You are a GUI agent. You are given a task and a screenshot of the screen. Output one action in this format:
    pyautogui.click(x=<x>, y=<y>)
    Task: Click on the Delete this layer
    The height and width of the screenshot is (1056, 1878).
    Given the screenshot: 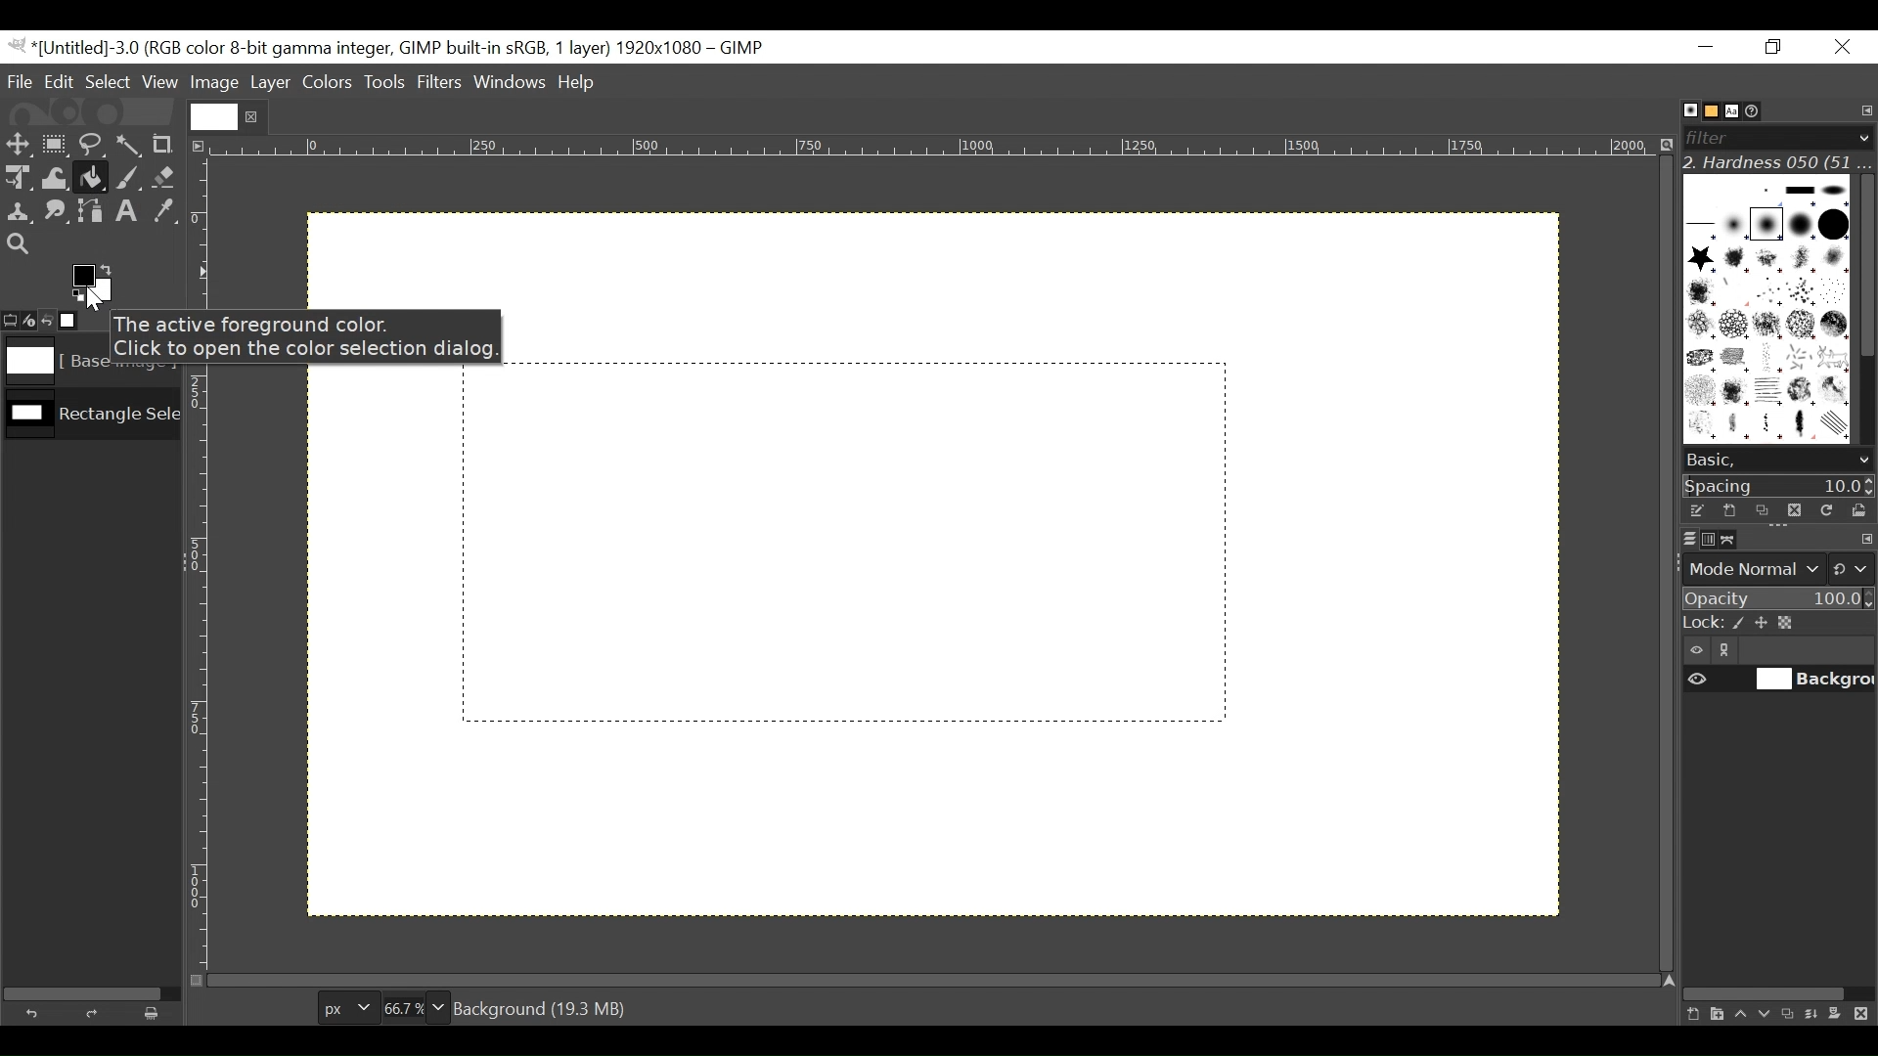 What is the action you would take?
    pyautogui.click(x=1865, y=1015)
    